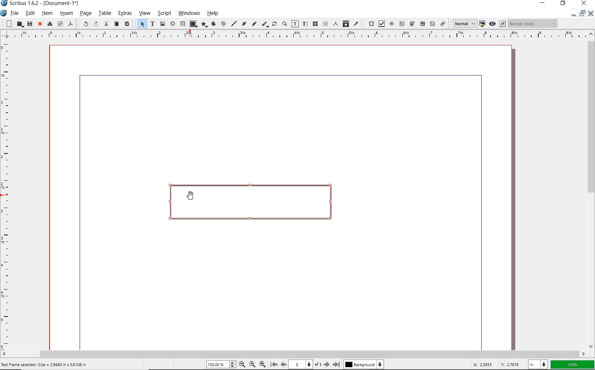  What do you see at coordinates (49, 23) in the screenshot?
I see `print` at bounding box center [49, 23].